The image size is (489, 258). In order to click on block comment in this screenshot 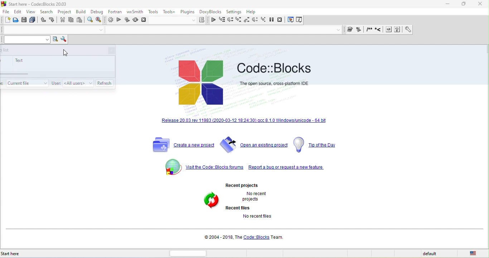, I will do `click(369, 30)`.